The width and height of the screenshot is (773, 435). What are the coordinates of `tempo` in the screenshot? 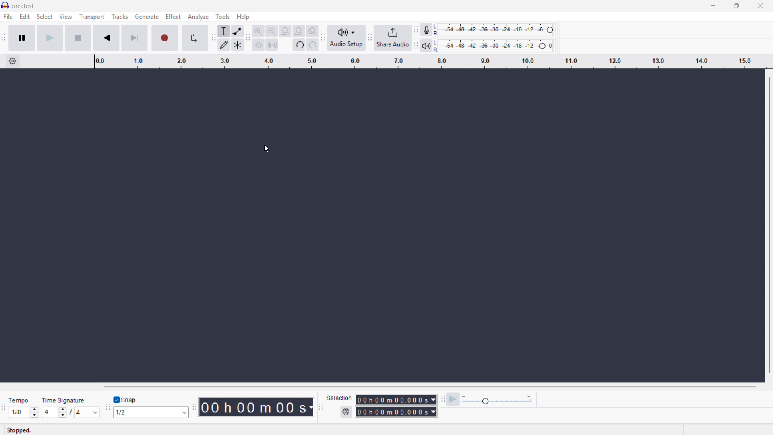 It's located at (19, 400).